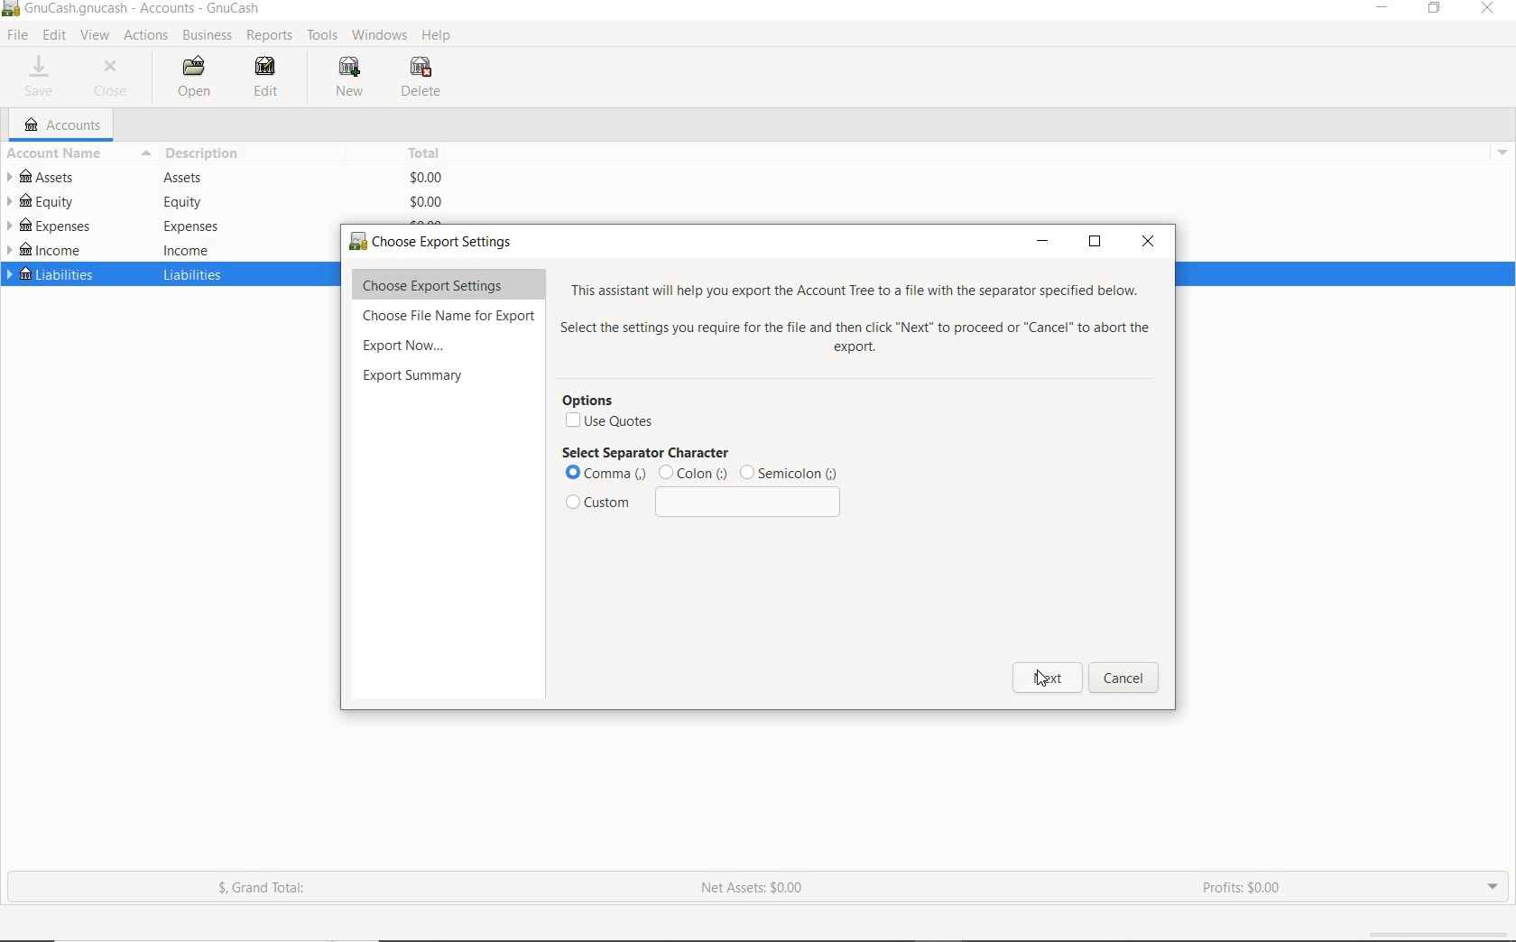  What do you see at coordinates (46, 176) in the screenshot?
I see `ASSETS` at bounding box center [46, 176].